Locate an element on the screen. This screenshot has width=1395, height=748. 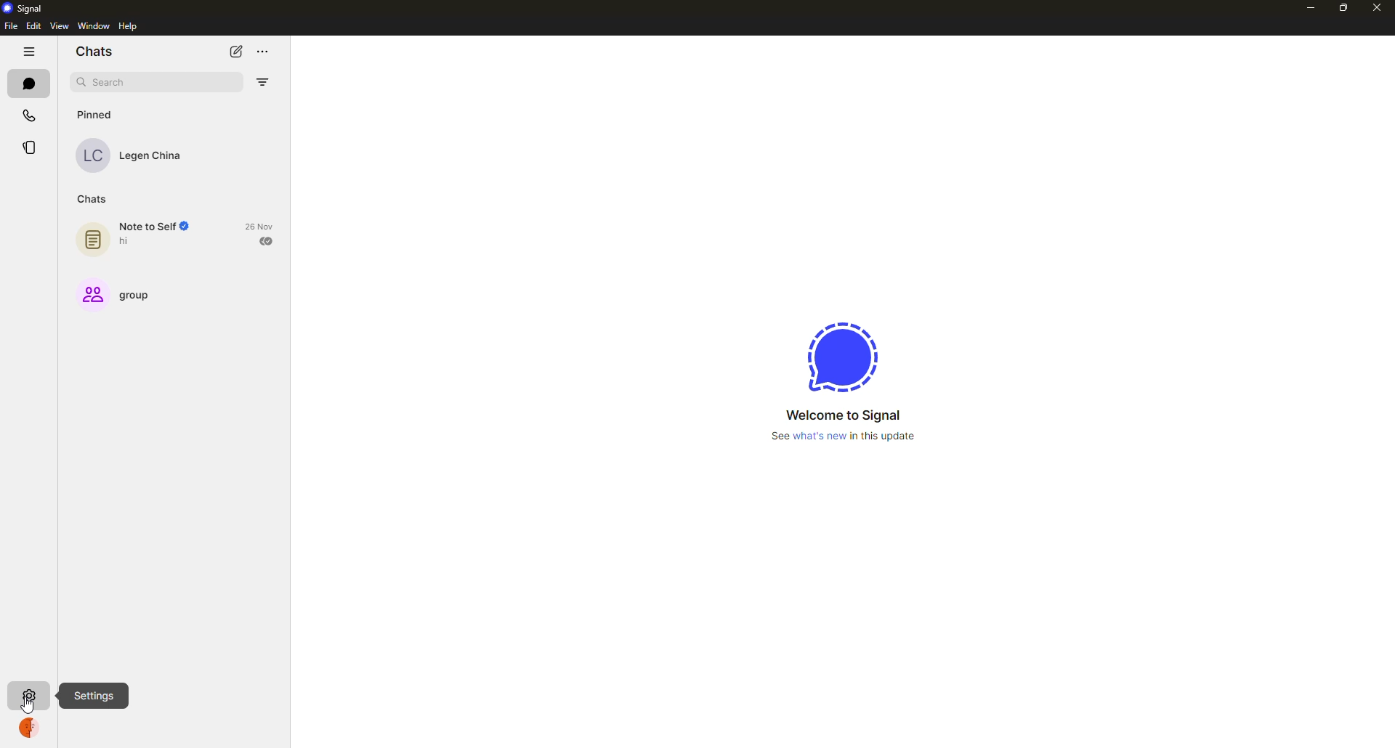
calls is located at coordinates (26, 114).